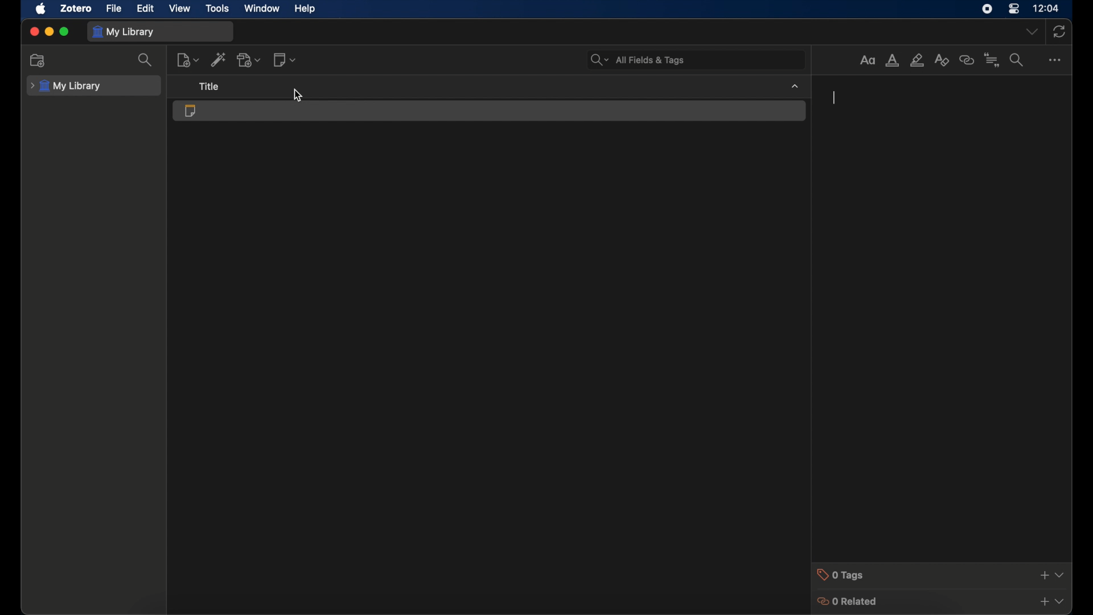  What do you see at coordinates (146, 9) in the screenshot?
I see `edit` at bounding box center [146, 9].